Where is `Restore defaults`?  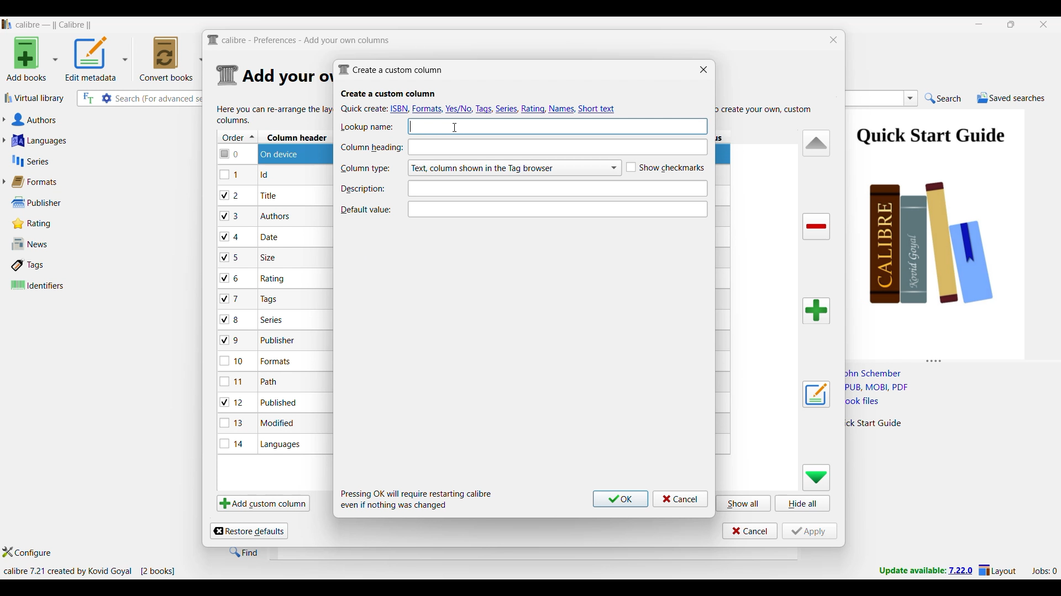 Restore defaults is located at coordinates (249, 531).